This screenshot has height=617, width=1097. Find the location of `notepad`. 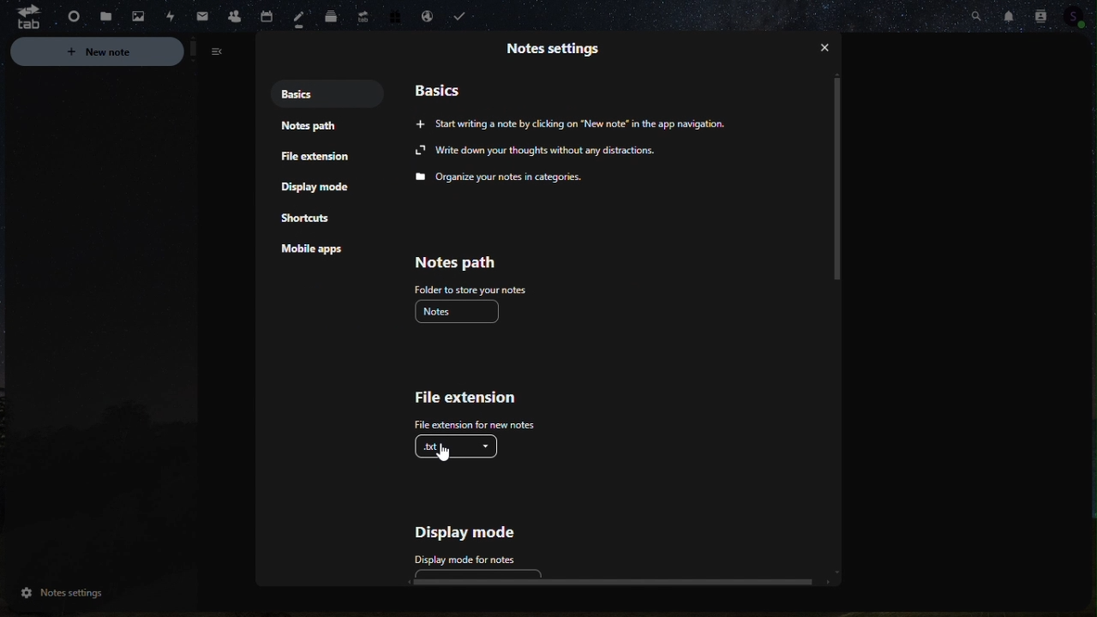

notepad is located at coordinates (315, 127).